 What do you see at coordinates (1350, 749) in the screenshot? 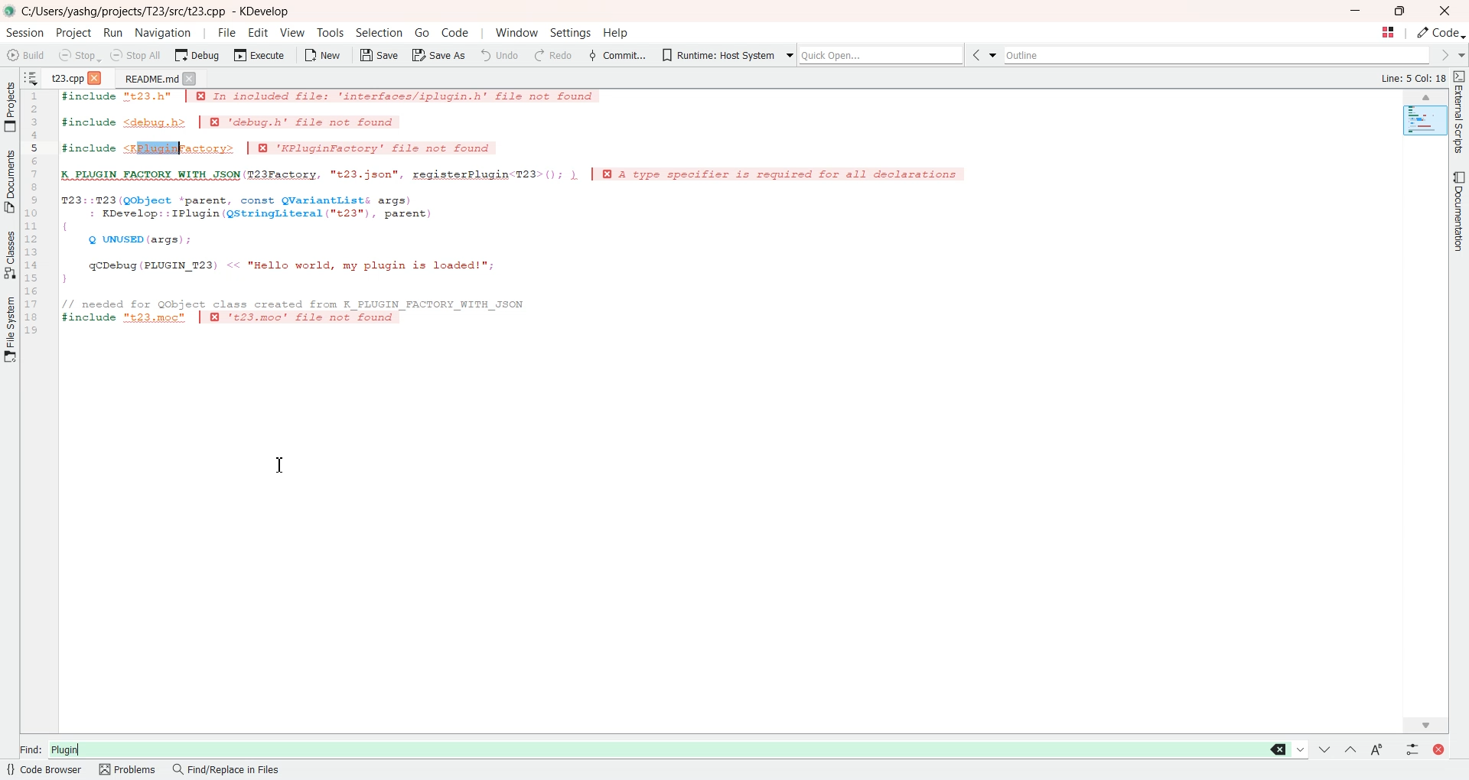
I see `Jump to previous Match` at bounding box center [1350, 749].